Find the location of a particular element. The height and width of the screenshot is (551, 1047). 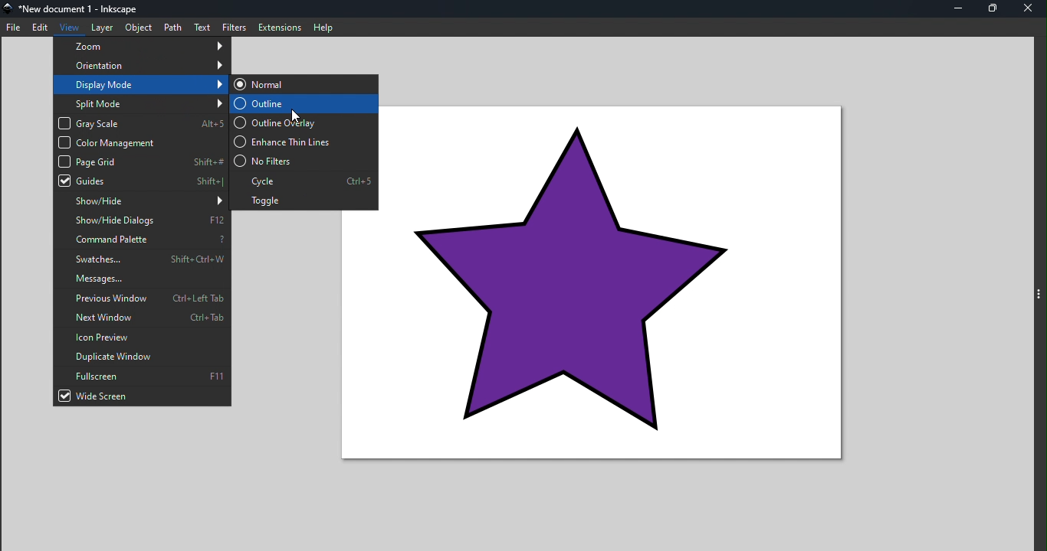

Display mode is located at coordinates (139, 84).